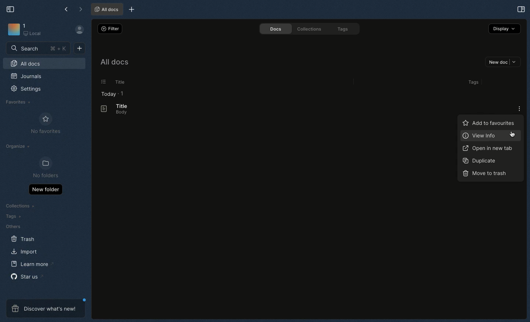 The height and width of the screenshot is (322, 530). What do you see at coordinates (36, 30) in the screenshot?
I see `Workspace` at bounding box center [36, 30].